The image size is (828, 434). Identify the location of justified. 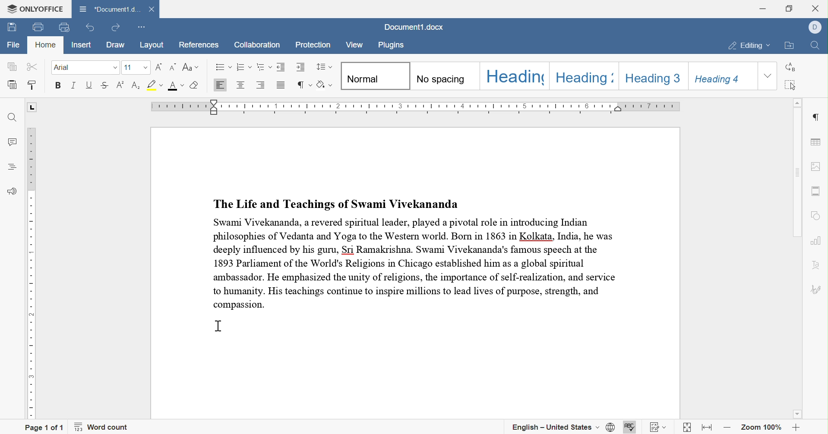
(281, 87).